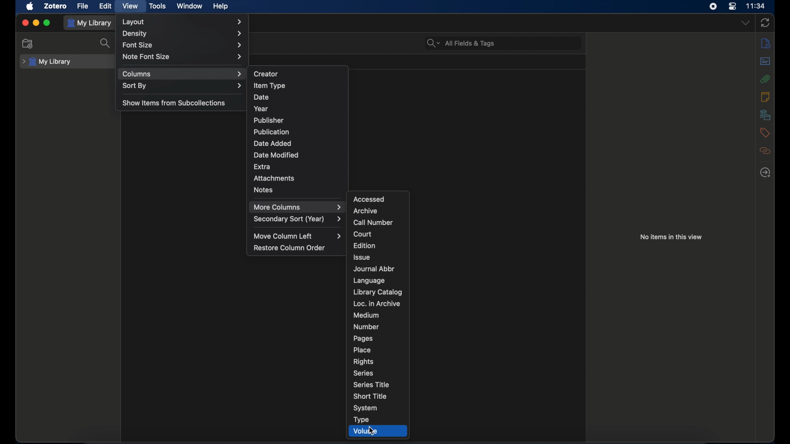  Describe the element at coordinates (107, 7) in the screenshot. I see `edit` at that location.